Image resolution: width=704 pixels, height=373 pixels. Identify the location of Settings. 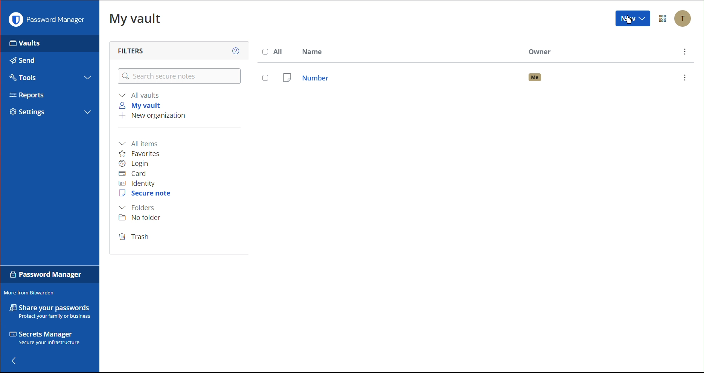
(31, 112).